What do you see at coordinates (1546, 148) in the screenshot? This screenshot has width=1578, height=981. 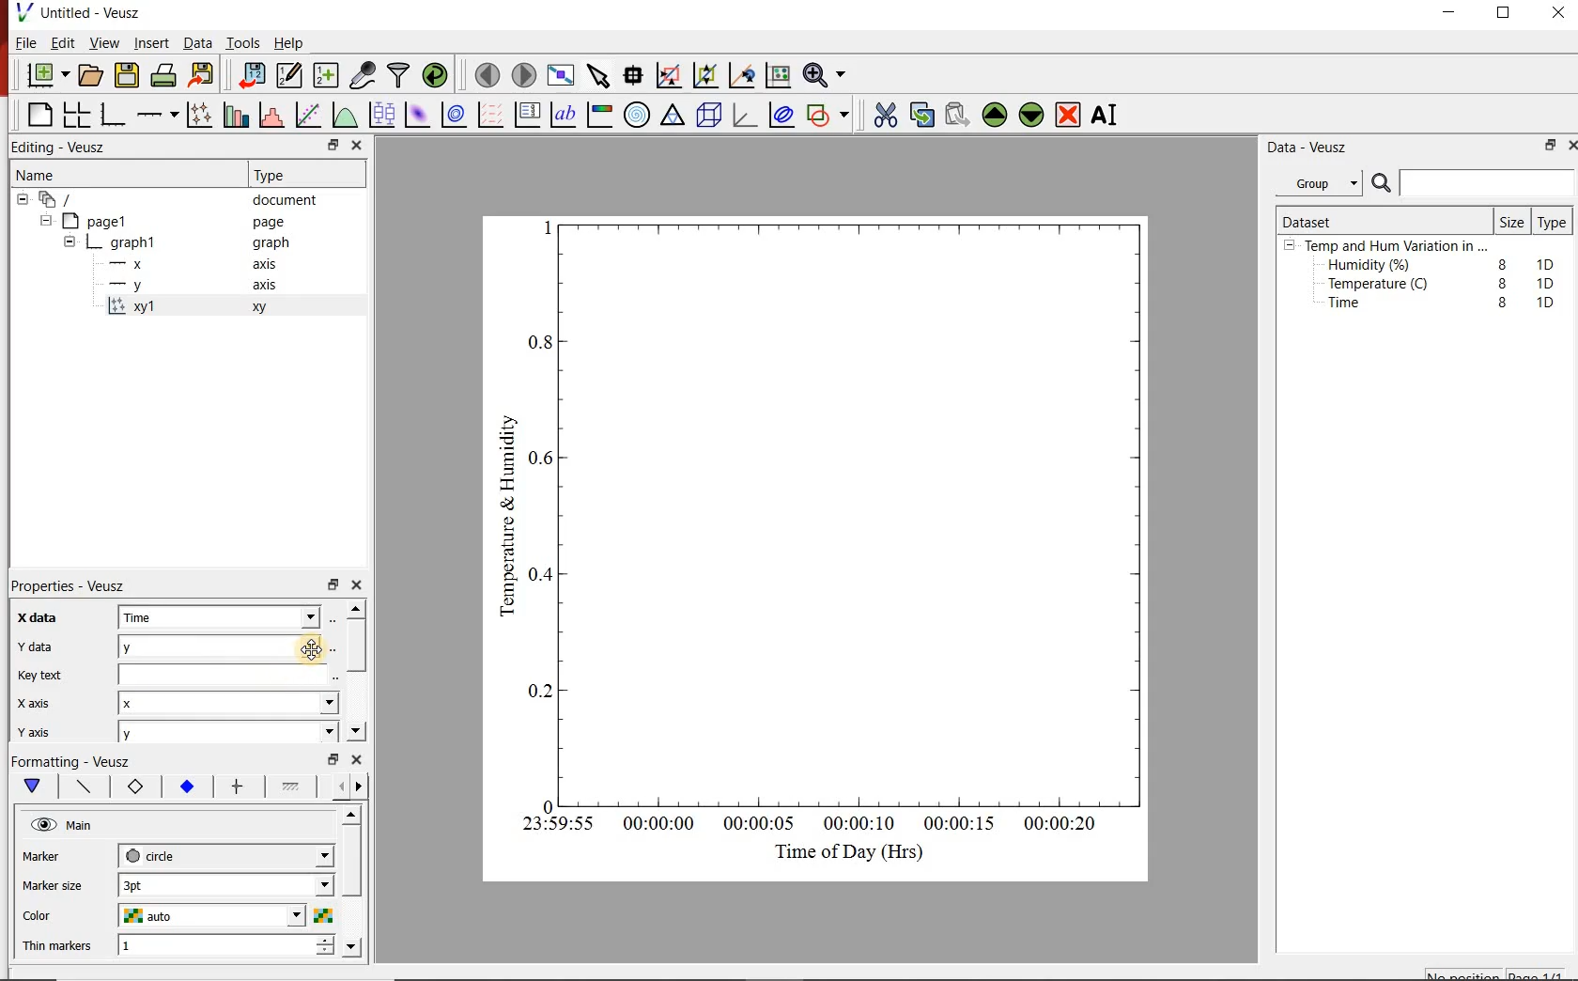 I see `restore down` at bounding box center [1546, 148].